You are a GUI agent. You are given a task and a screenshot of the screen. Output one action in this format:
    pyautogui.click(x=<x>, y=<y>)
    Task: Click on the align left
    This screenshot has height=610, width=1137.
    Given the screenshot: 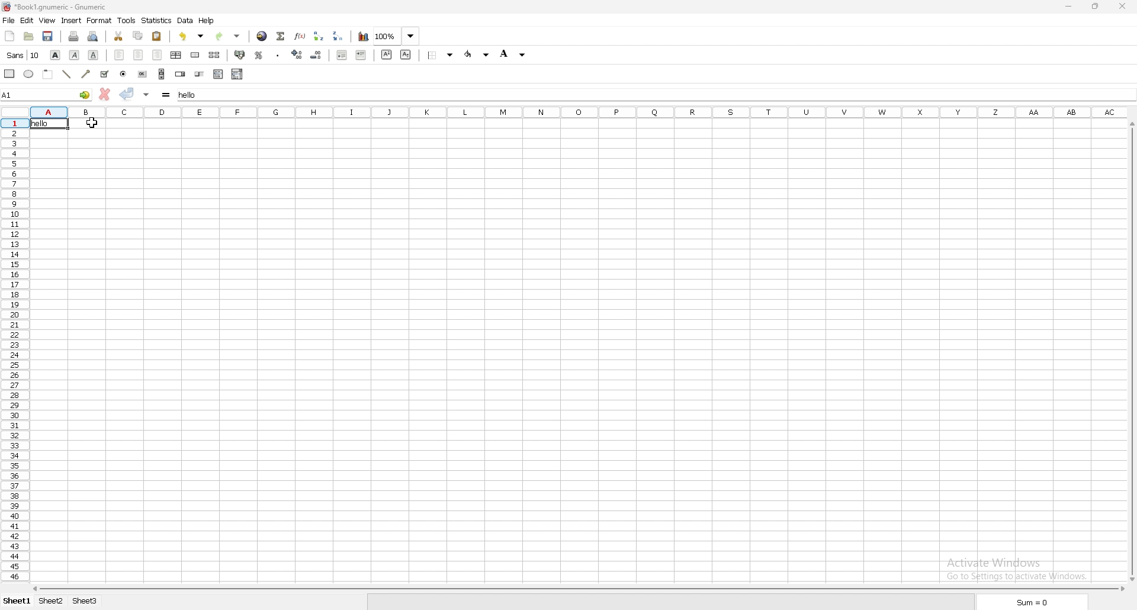 What is the action you would take?
    pyautogui.click(x=119, y=55)
    